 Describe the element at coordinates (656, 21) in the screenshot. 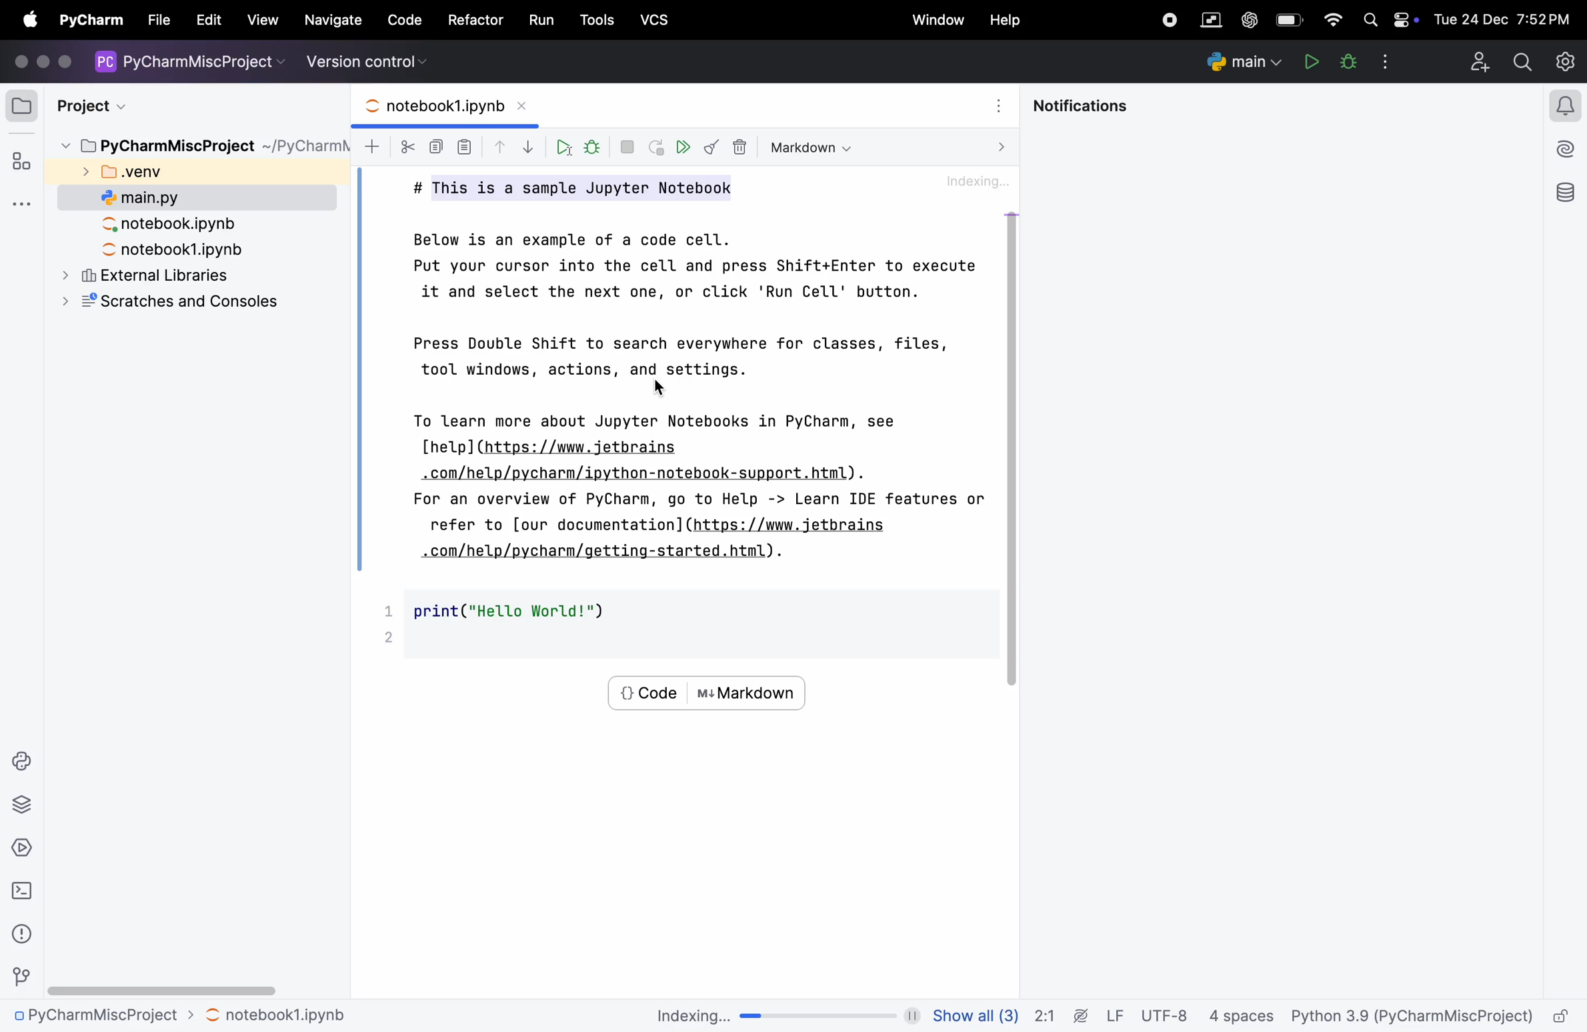

I see `vcs` at that location.